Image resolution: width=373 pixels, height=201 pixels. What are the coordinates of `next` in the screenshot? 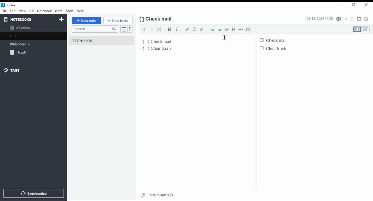 It's located at (152, 29).